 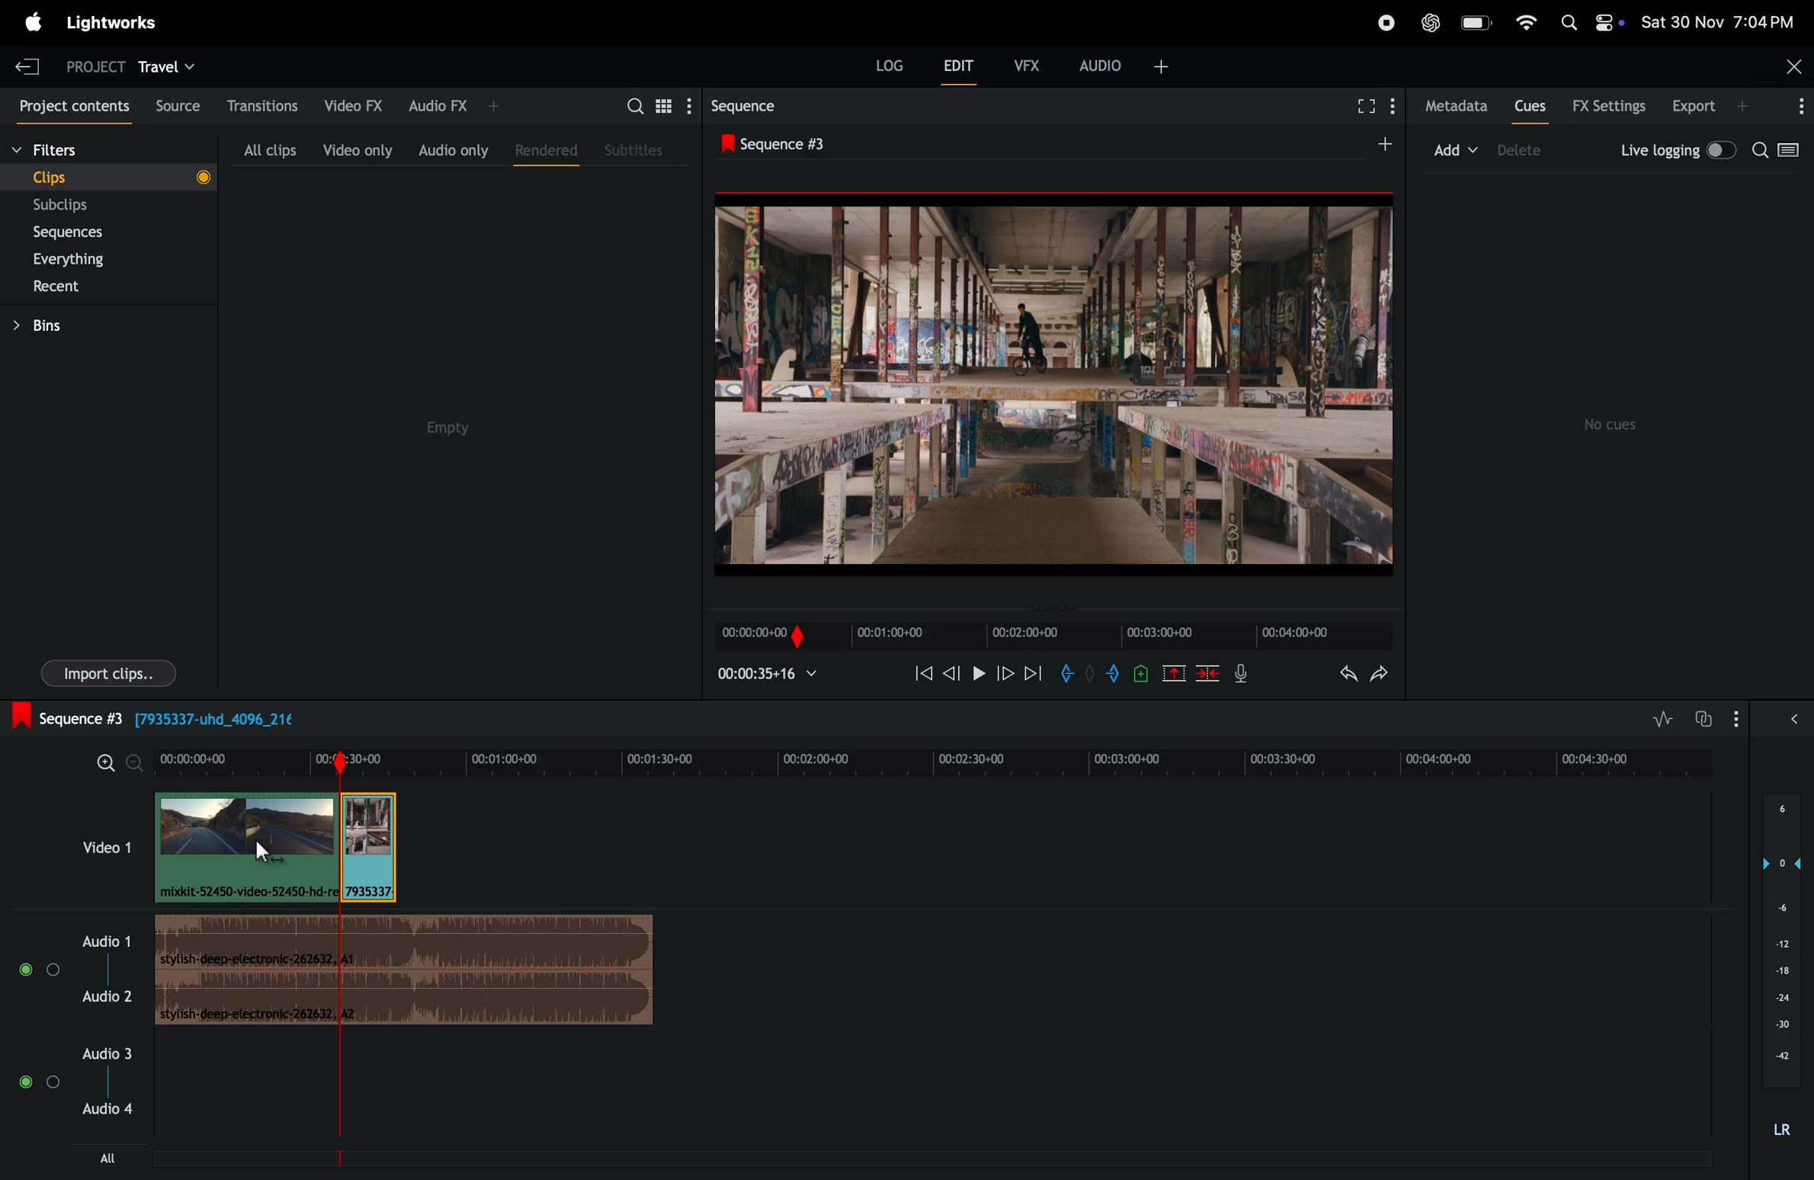 What do you see at coordinates (655, 104) in the screenshot?
I see `search menu` at bounding box center [655, 104].